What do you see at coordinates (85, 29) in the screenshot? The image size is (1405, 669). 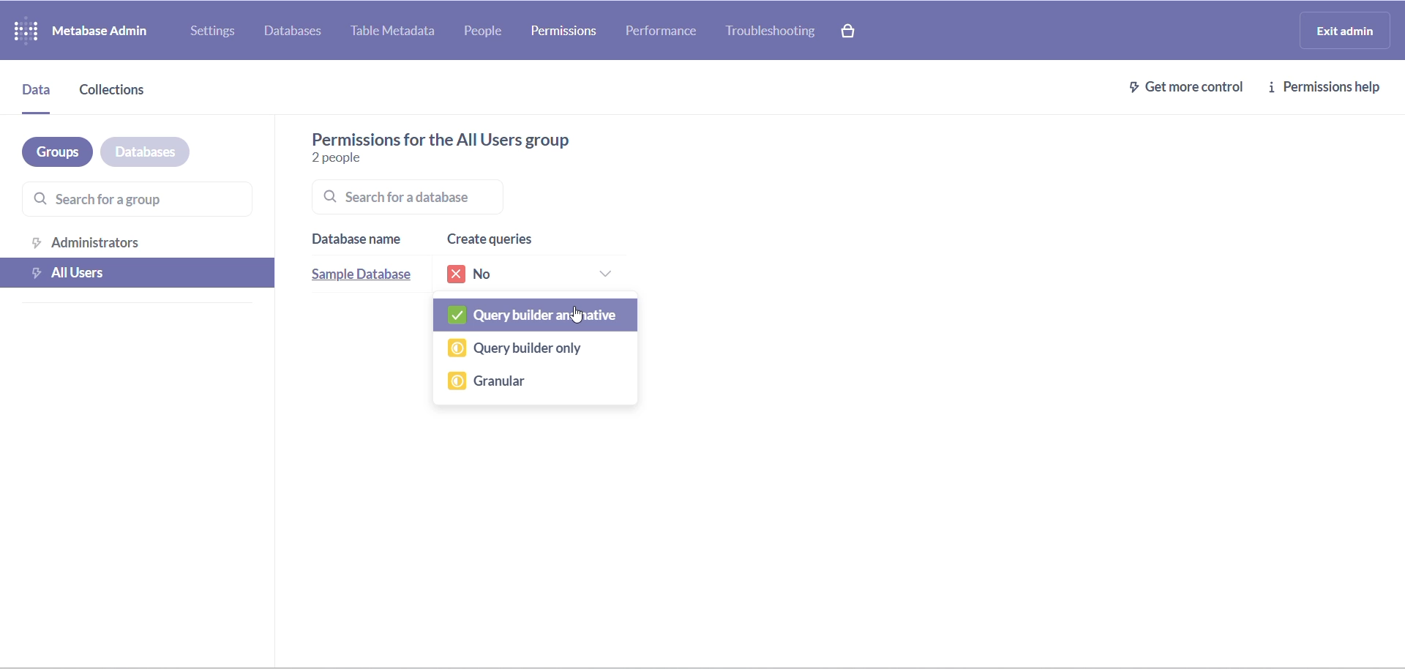 I see `logo and name` at bounding box center [85, 29].